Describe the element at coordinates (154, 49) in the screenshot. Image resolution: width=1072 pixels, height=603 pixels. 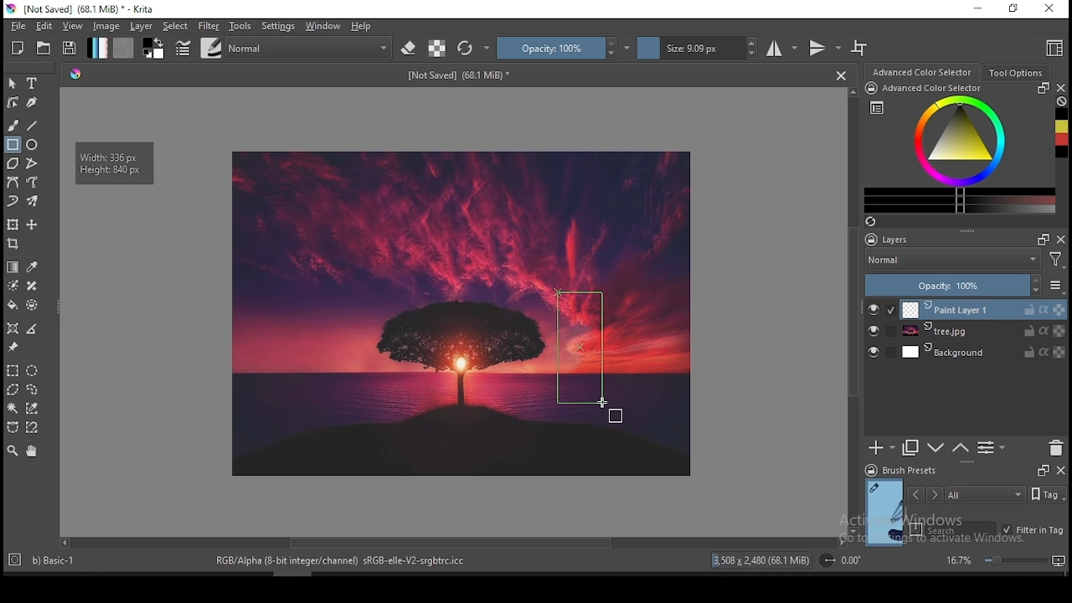
I see `colors` at that location.